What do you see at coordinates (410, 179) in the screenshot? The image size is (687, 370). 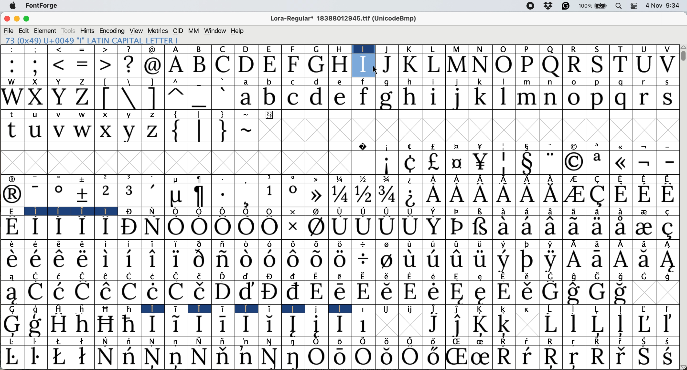 I see `symbol` at bounding box center [410, 179].